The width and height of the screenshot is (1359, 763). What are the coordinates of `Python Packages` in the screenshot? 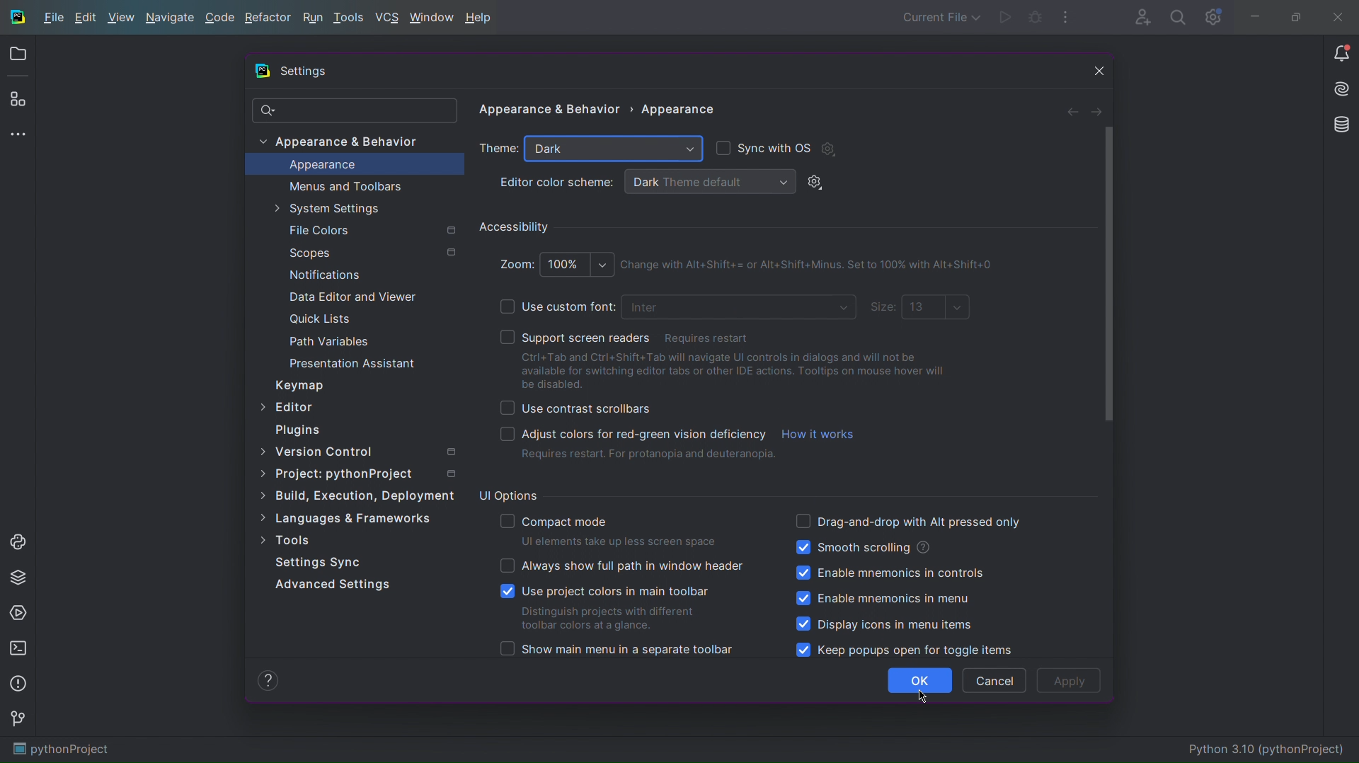 It's located at (18, 576).